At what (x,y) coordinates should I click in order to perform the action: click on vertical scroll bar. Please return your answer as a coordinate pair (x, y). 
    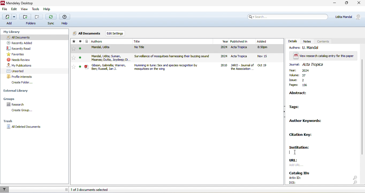
    Looking at the image, I should click on (362, 108).